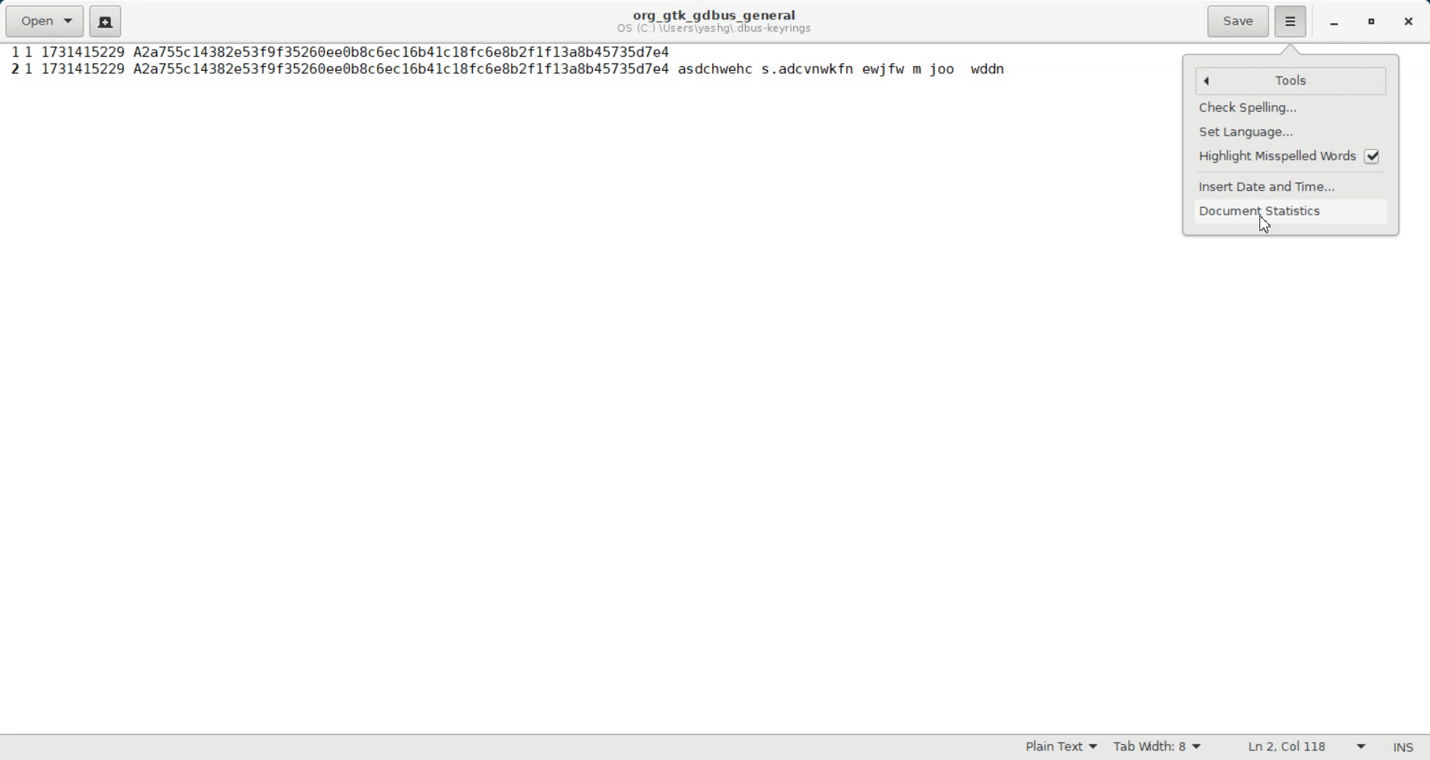 The width and height of the screenshot is (1430, 760). What do you see at coordinates (1404, 747) in the screenshot?
I see `INS` at bounding box center [1404, 747].